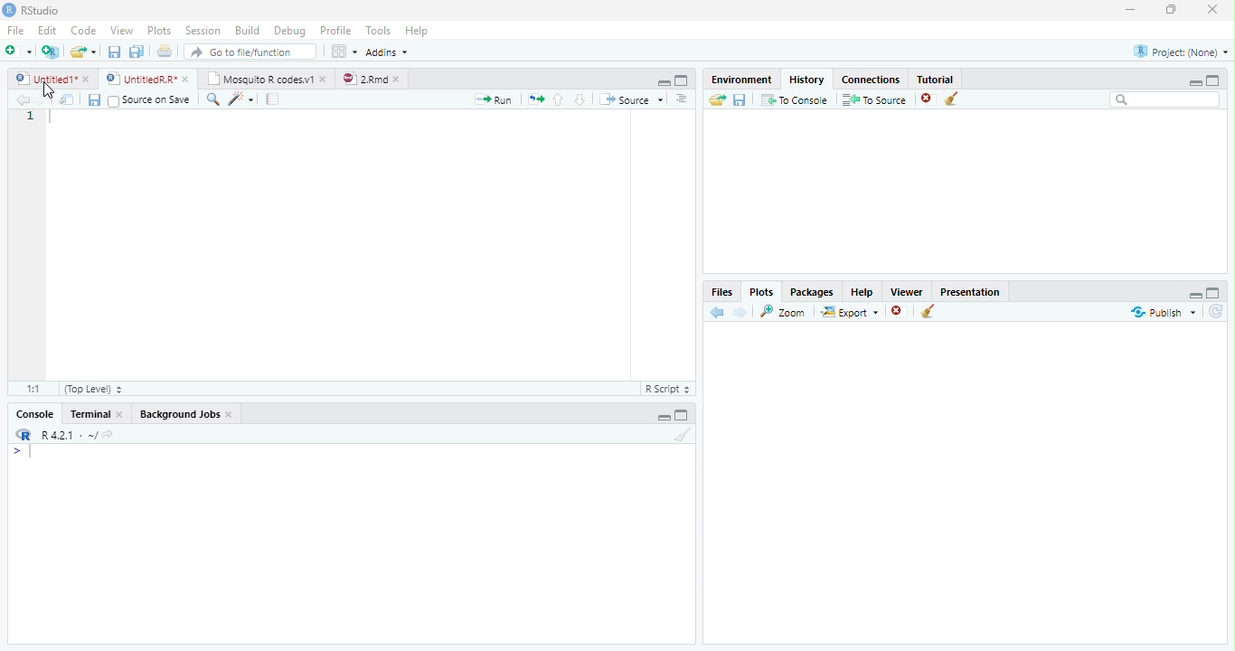  What do you see at coordinates (371, 79) in the screenshot?
I see `©) 28md` at bounding box center [371, 79].